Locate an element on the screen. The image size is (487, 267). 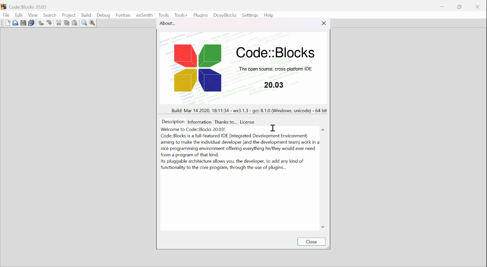
Replace is located at coordinates (93, 22).